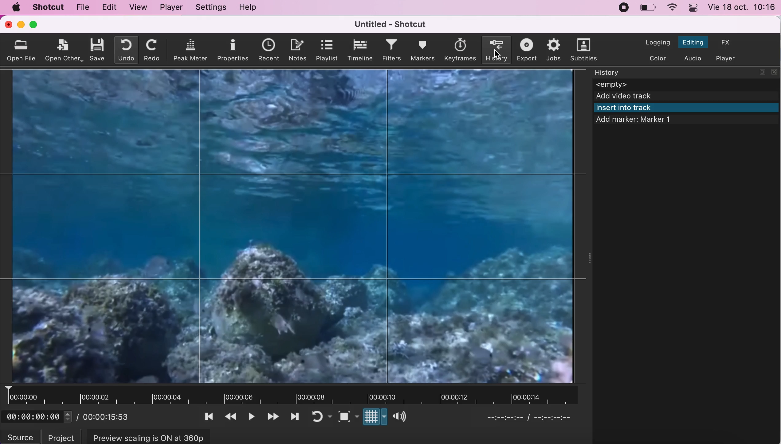 The image size is (781, 444). Describe the element at coordinates (693, 8) in the screenshot. I see `panel control` at that location.